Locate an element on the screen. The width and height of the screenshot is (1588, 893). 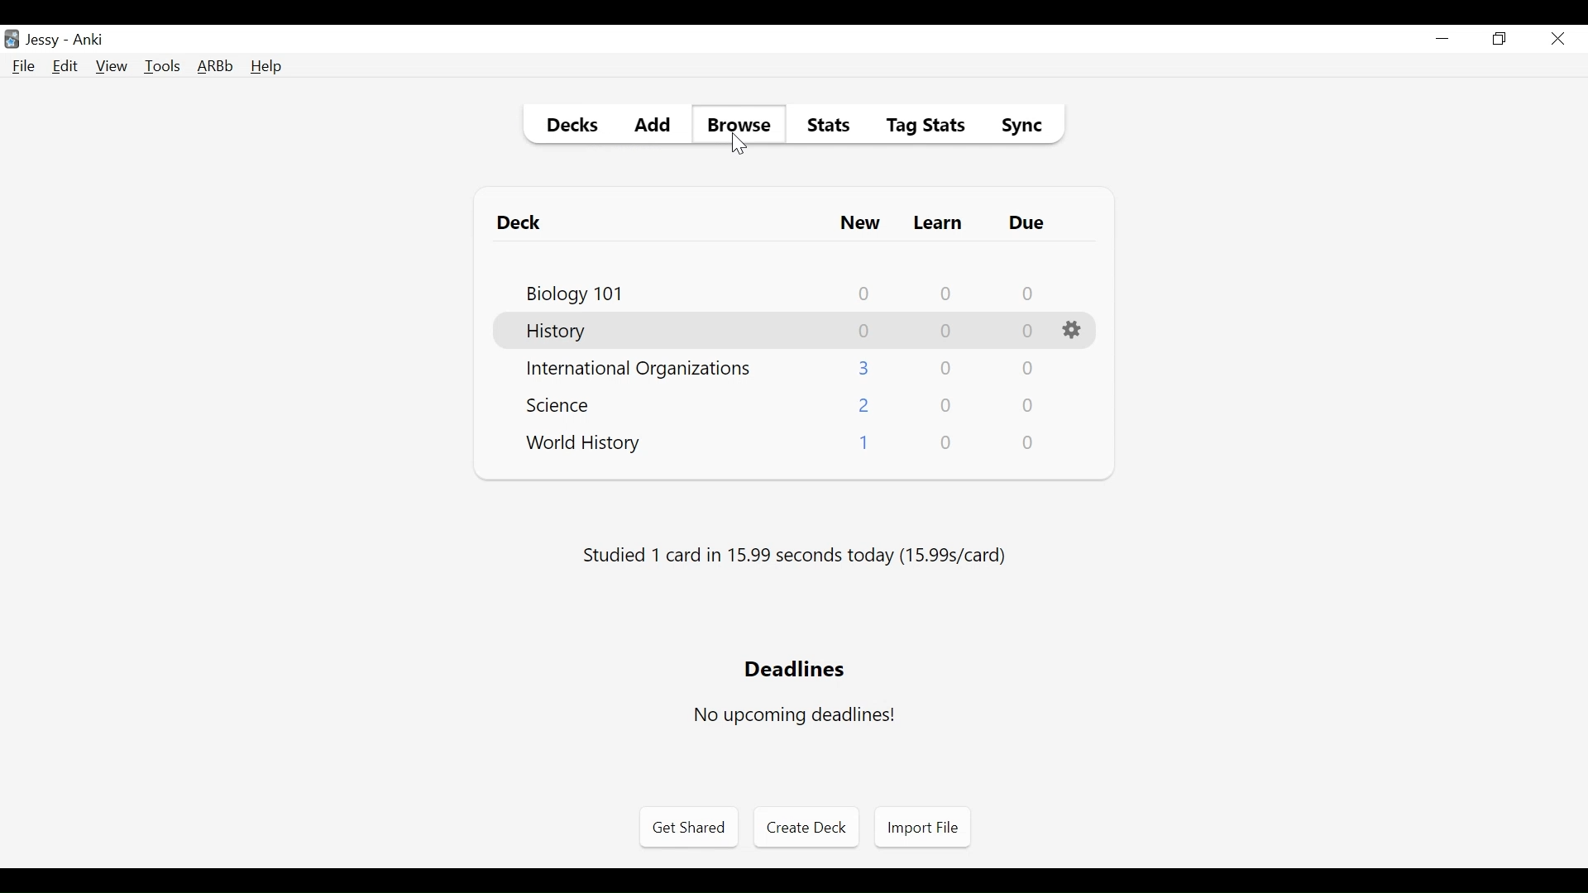
Anki Desktop Icon is located at coordinates (12, 39).